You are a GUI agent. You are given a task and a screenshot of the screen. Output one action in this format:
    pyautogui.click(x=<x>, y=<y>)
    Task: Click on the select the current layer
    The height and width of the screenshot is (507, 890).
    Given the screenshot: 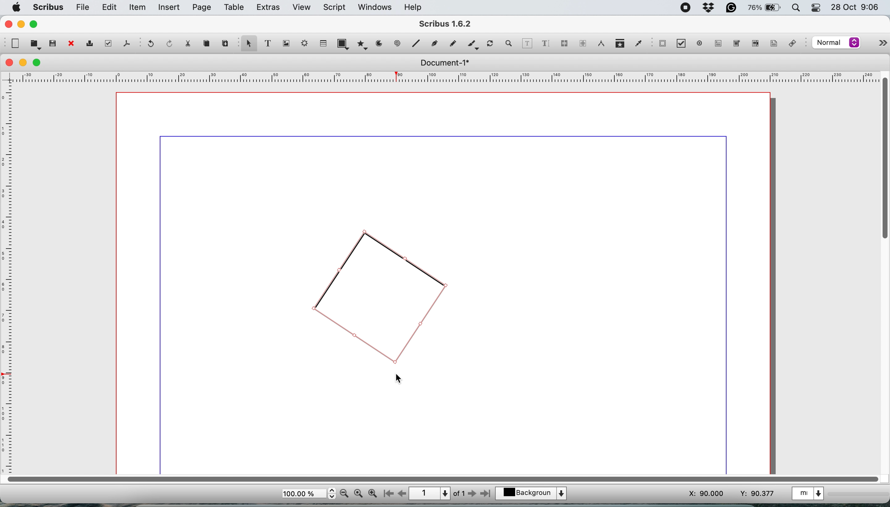 What is the action you would take?
    pyautogui.click(x=532, y=492)
    